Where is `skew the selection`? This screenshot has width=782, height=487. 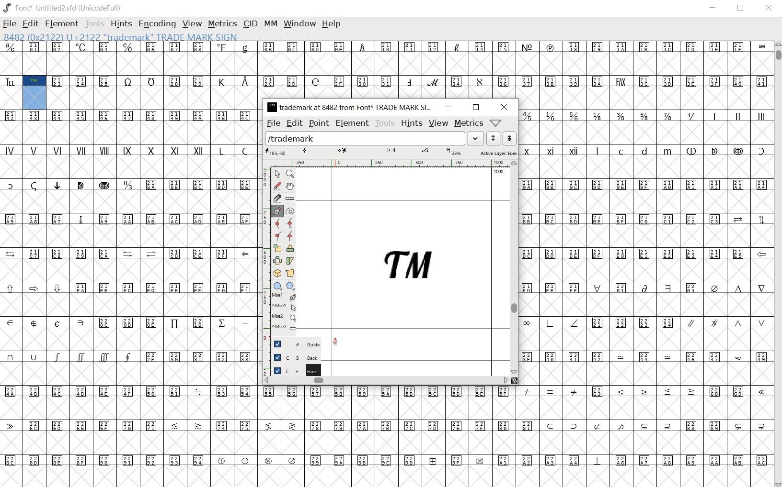
skew the selection is located at coordinates (291, 261).